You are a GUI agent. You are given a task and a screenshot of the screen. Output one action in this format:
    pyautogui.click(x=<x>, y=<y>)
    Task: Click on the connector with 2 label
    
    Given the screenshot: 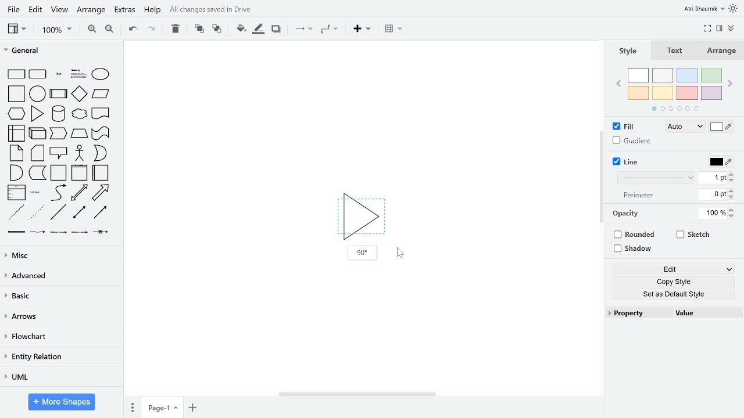 What is the action you would take?
    pyautogui.click(x=59, y=233)
    